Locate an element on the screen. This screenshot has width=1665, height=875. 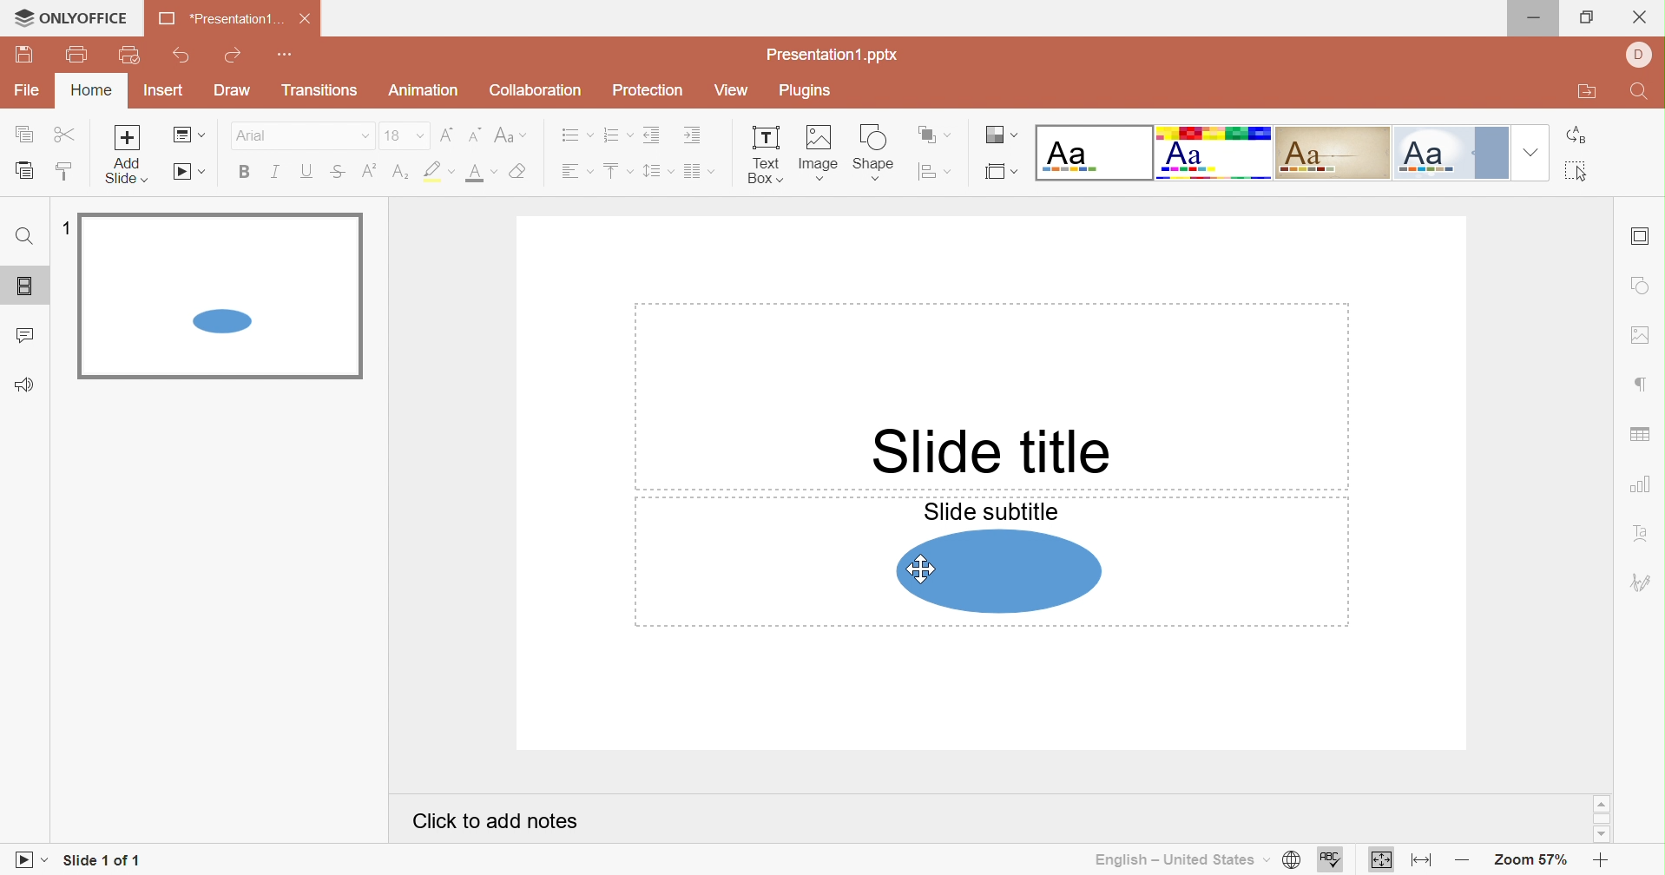
Slide subtitle is located at coordinates (992, 510).